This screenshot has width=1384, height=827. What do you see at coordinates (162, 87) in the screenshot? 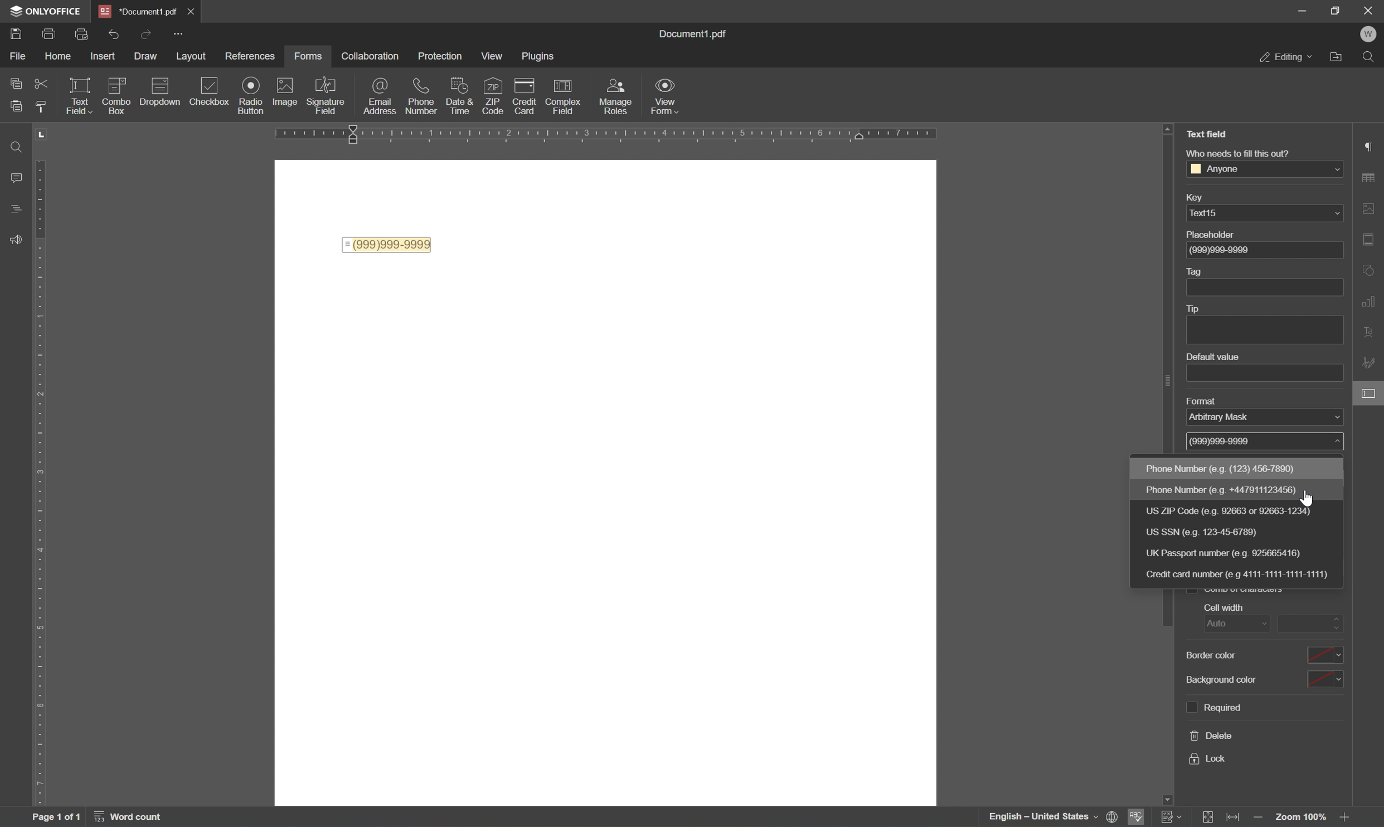
I see `dropdown` at bounding box center [162, 87].